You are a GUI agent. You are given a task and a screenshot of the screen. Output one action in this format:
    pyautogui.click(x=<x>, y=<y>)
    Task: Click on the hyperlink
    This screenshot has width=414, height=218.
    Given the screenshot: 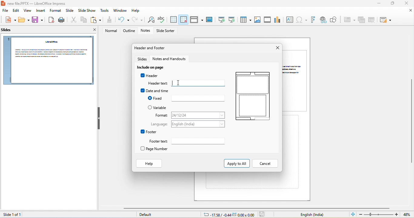 What is the action you would take?
    pyautogui.click(x=323, y=20)
    